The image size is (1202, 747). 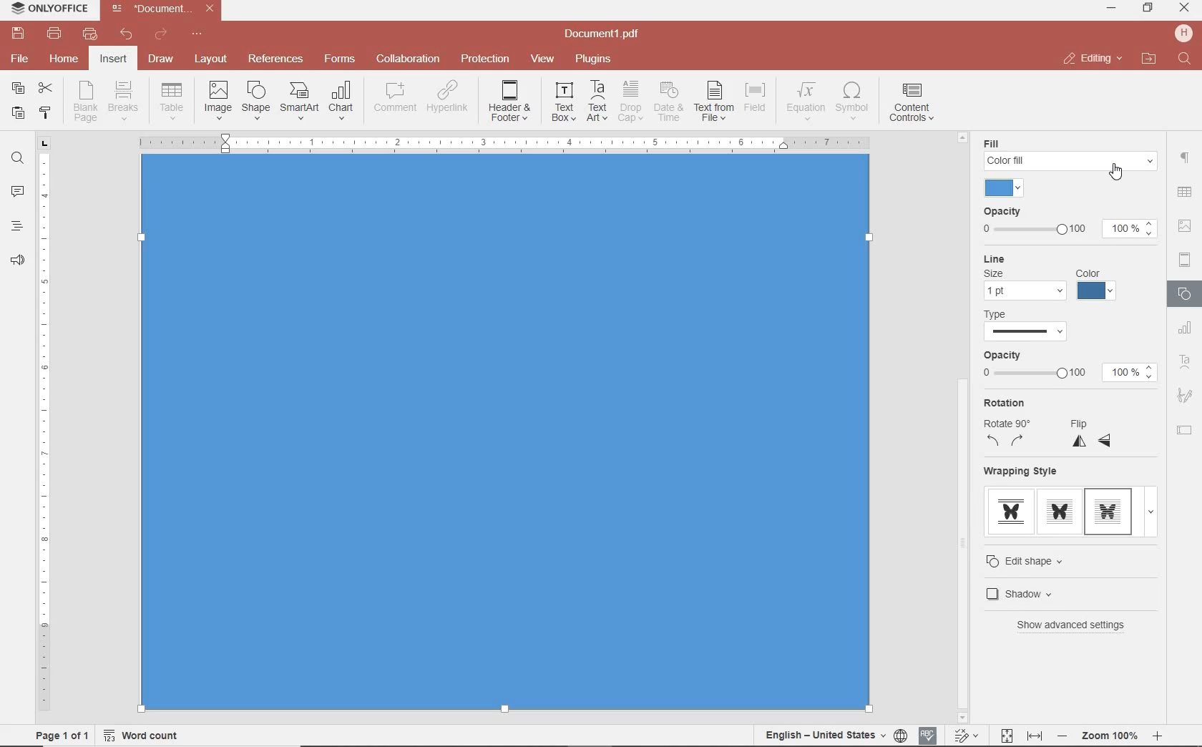 I want to click on home, so click(x=62, y=58).